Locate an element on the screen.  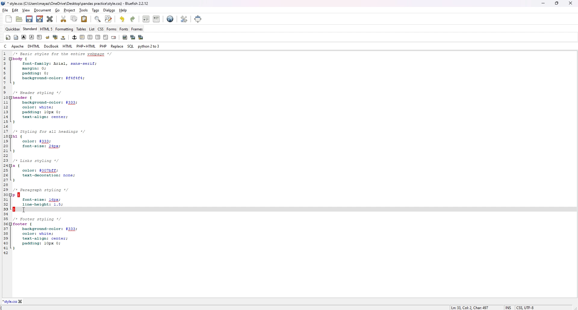
document is located at coordinates (43, 10).